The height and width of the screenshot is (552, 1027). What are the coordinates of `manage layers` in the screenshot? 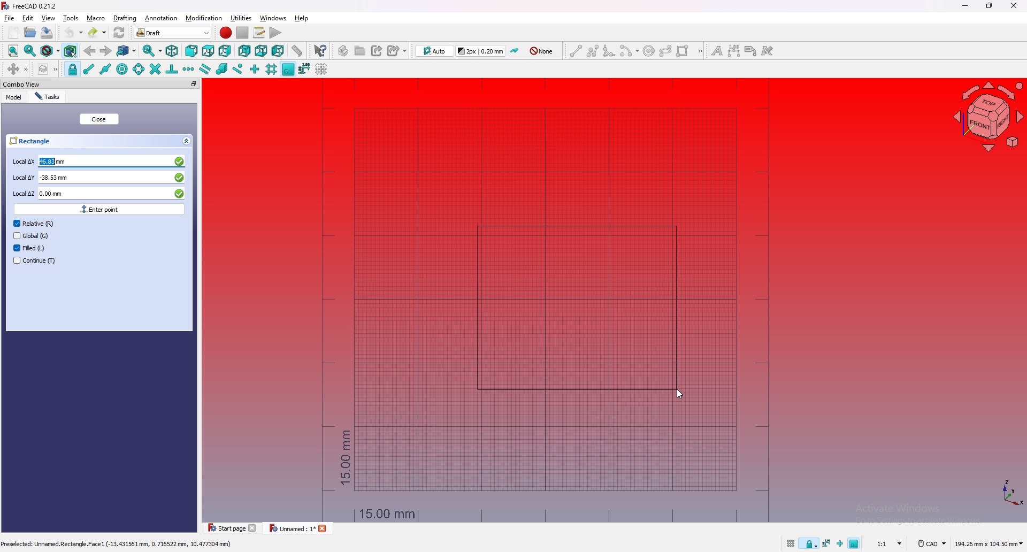 It's located at (47, 69).